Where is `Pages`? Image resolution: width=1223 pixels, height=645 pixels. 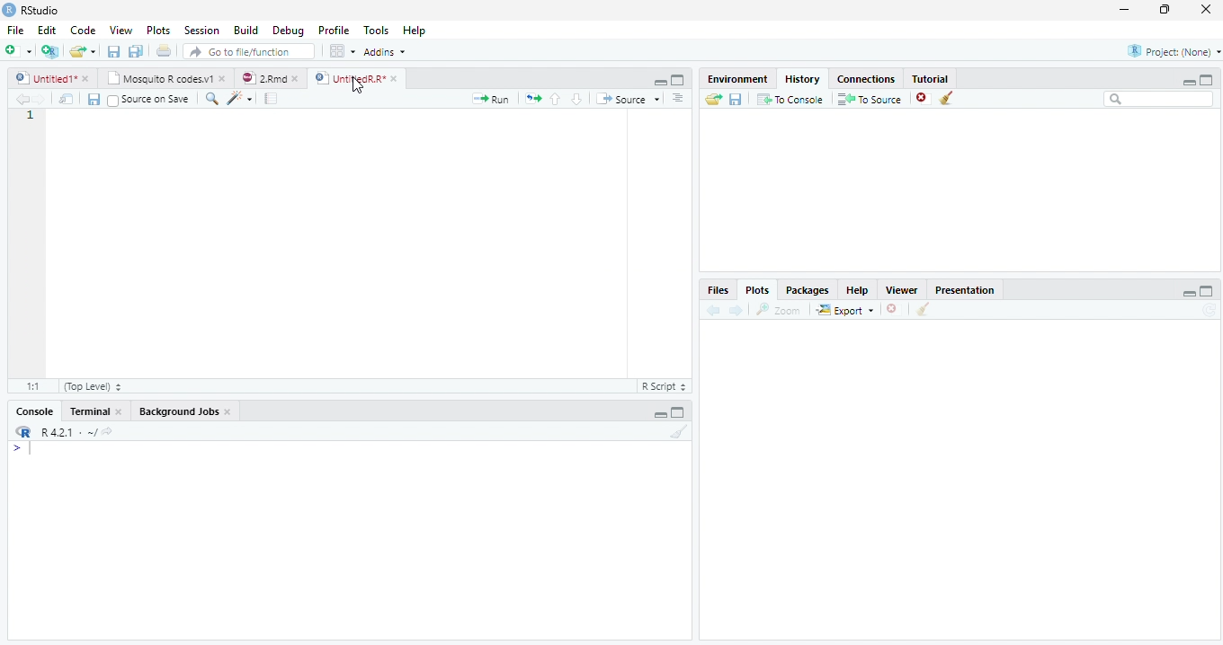
Pages is located at coordinates (271, 99).